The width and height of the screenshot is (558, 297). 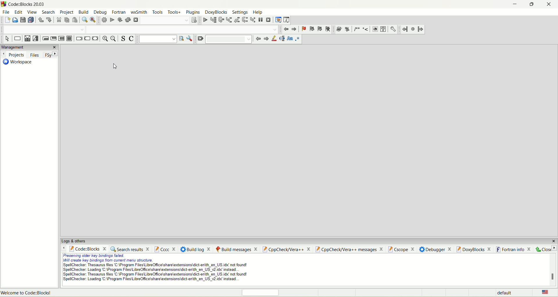 I want to click on Welcome to Code::Blocks!, so click(x=28, y=292).